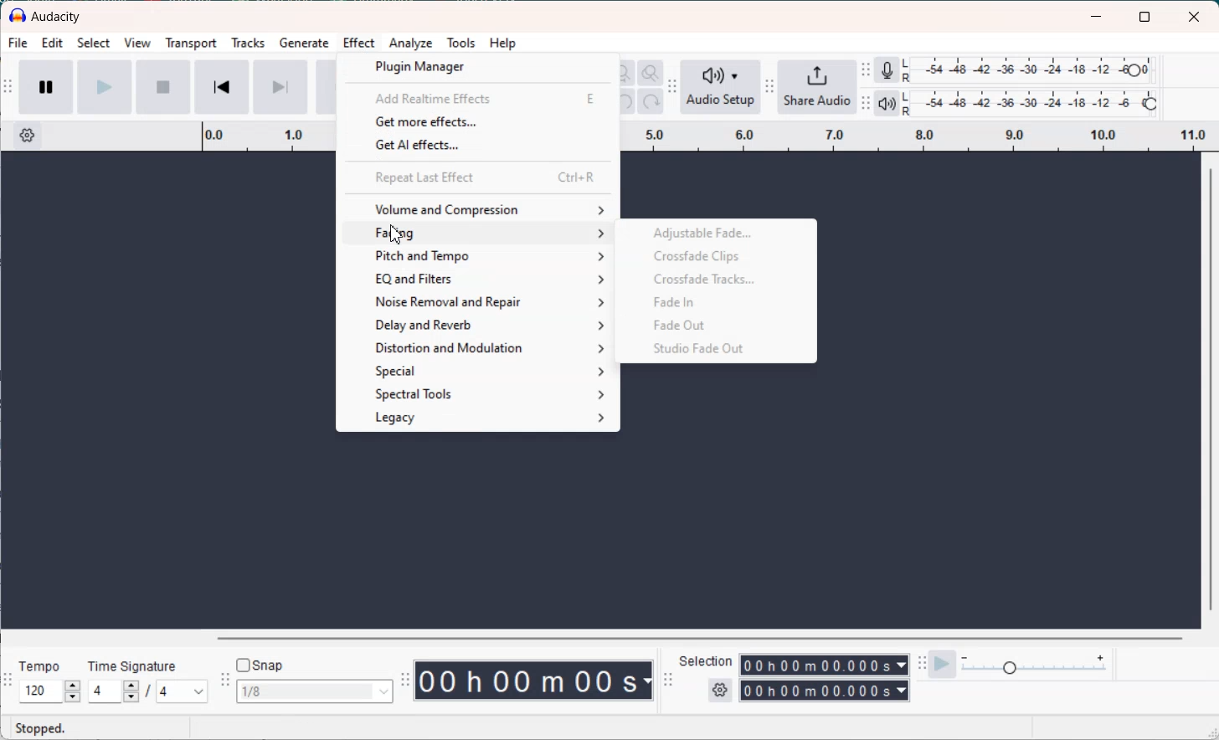  I want to click on 4, so click(182, 691).